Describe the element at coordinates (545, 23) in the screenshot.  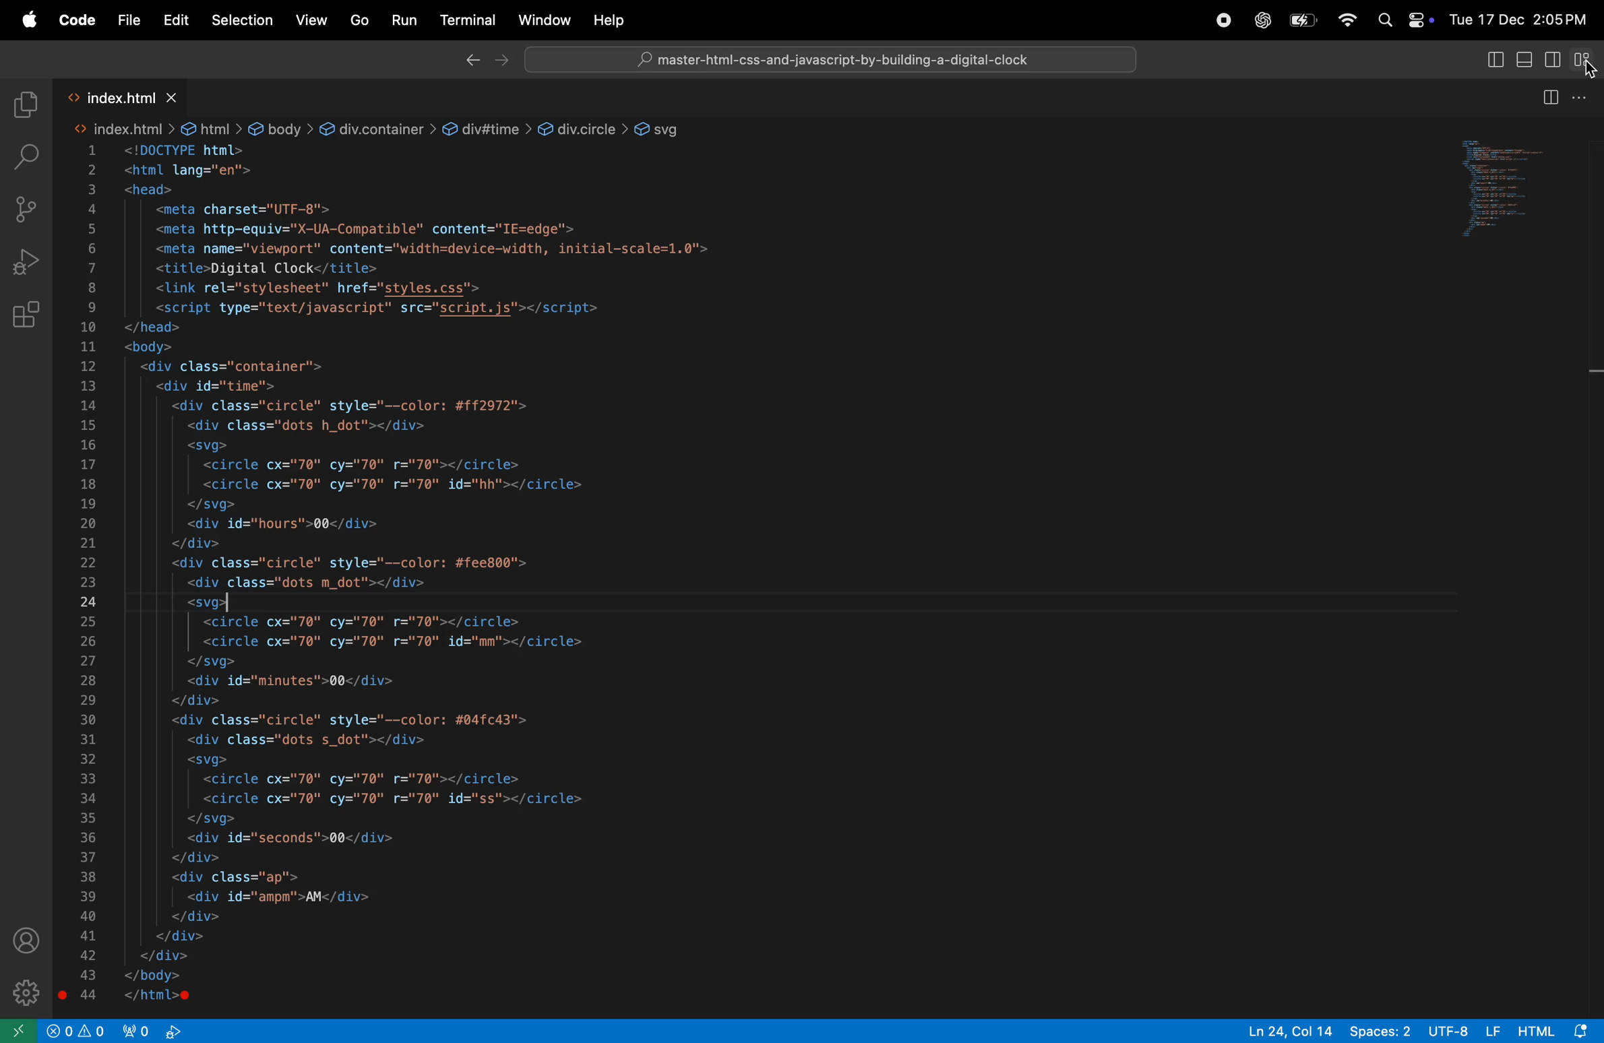
I see `window` at that location.